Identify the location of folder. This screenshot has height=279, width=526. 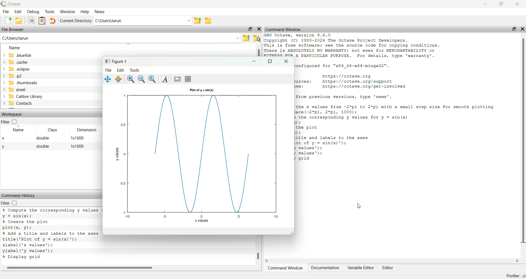
(208, 21).